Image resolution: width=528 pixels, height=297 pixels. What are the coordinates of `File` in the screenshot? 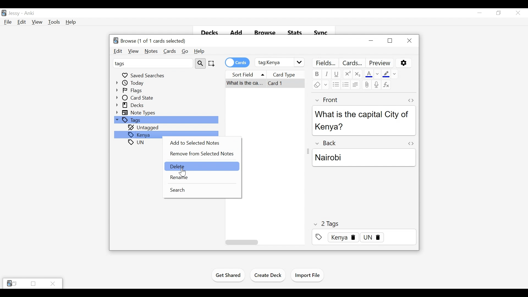 It's located at (7, 22).